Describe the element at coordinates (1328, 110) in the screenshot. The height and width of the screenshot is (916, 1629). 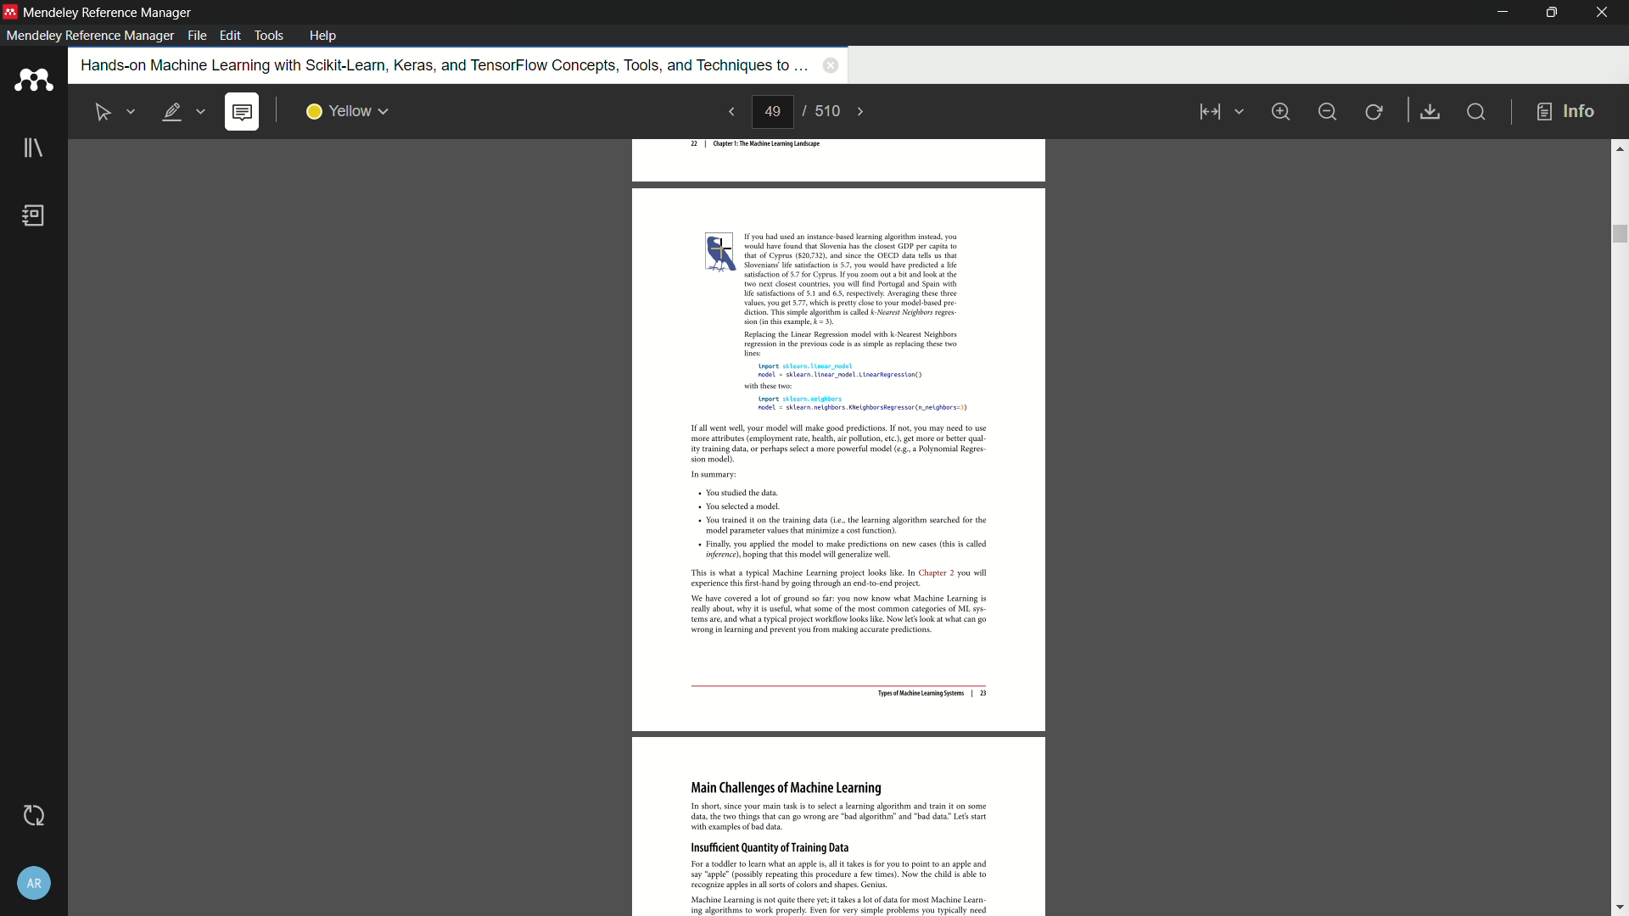
I see `zoom out` at that location.